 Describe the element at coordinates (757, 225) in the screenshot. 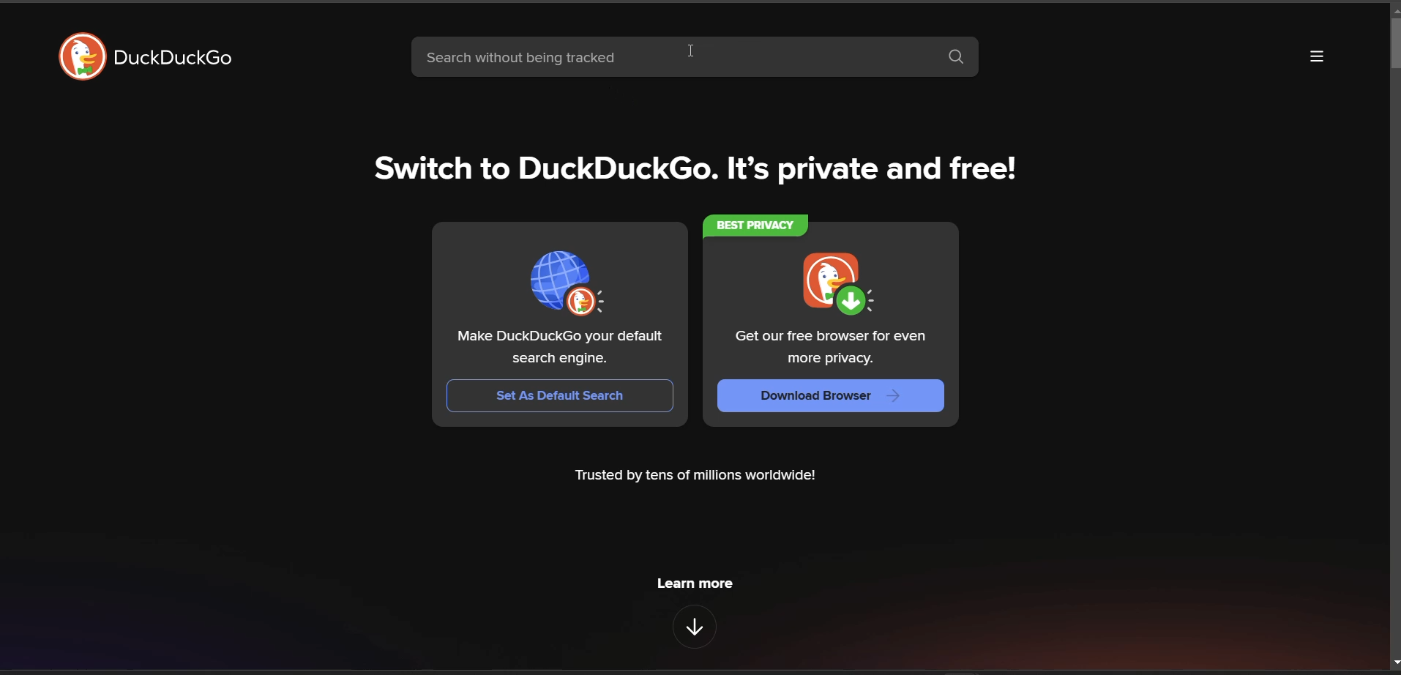

I see `best privacy` at that location.